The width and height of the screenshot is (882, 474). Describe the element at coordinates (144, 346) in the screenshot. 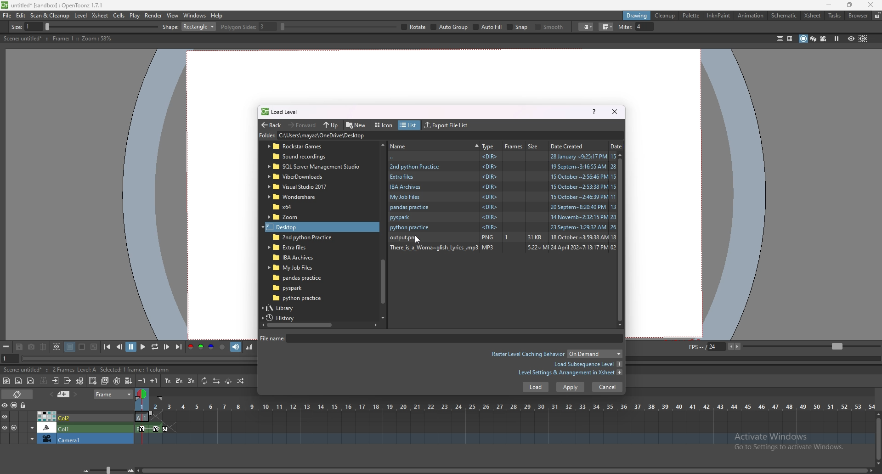

I see `play` at that location.